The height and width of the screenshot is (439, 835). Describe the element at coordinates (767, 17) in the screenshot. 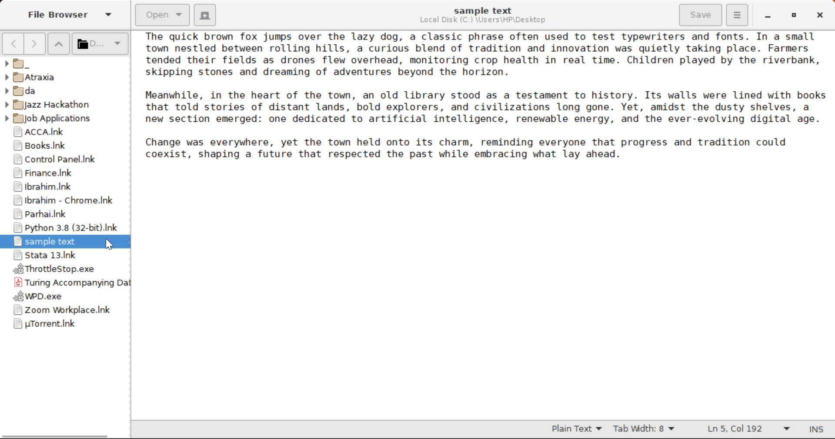

I see `Restore Down` at that location.